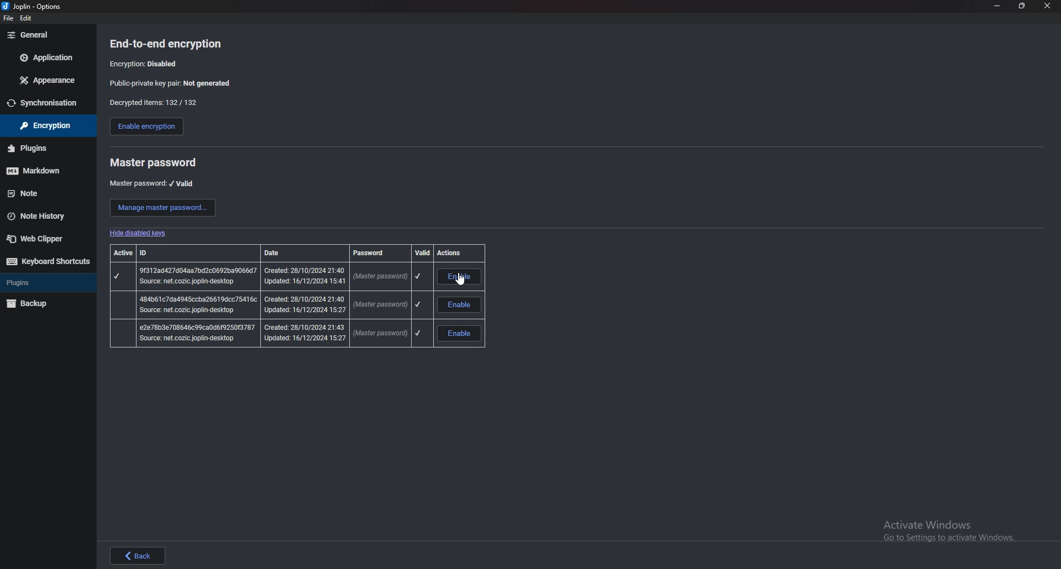 This screenshot has height=569, width=1061. Describe the element at coordinates (44, 238) in the screenshot. I see `web clipper` at that location.